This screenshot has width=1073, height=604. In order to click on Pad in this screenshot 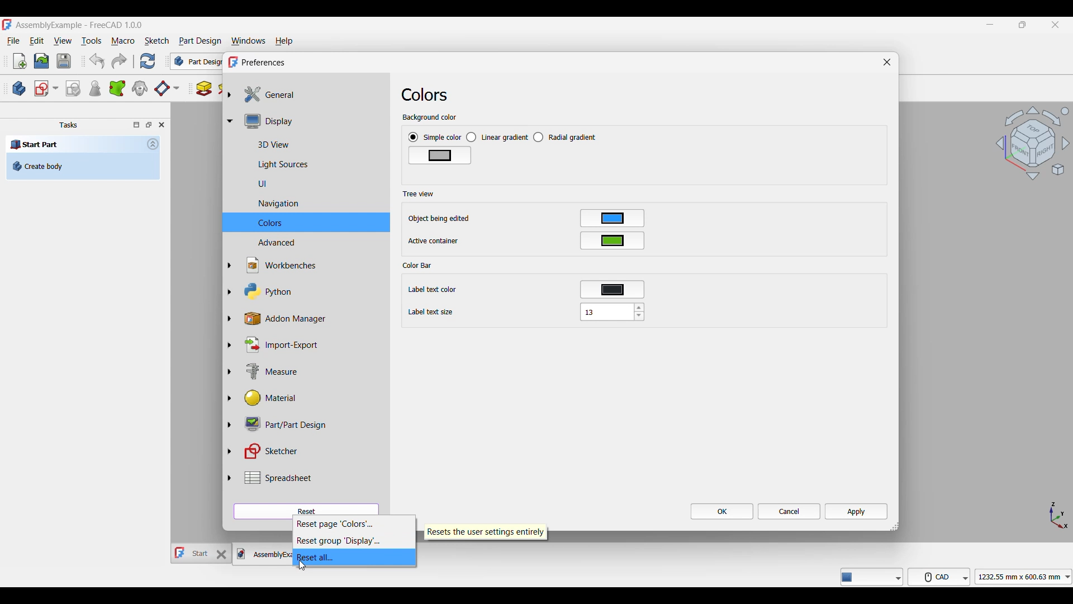, I will do `click(204, 89)`.